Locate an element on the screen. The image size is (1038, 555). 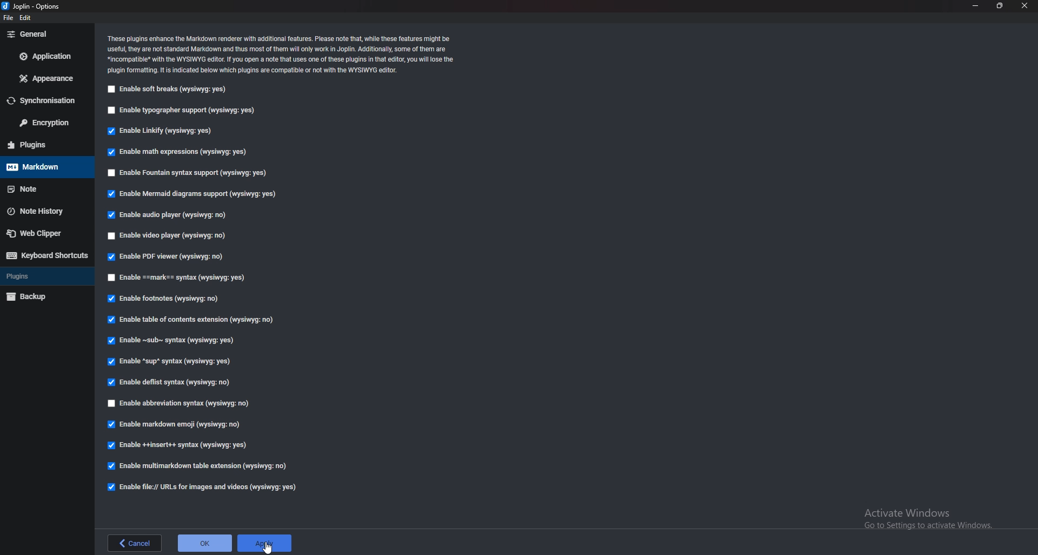
Enable sub syntax is located at coordinates (173, 342).